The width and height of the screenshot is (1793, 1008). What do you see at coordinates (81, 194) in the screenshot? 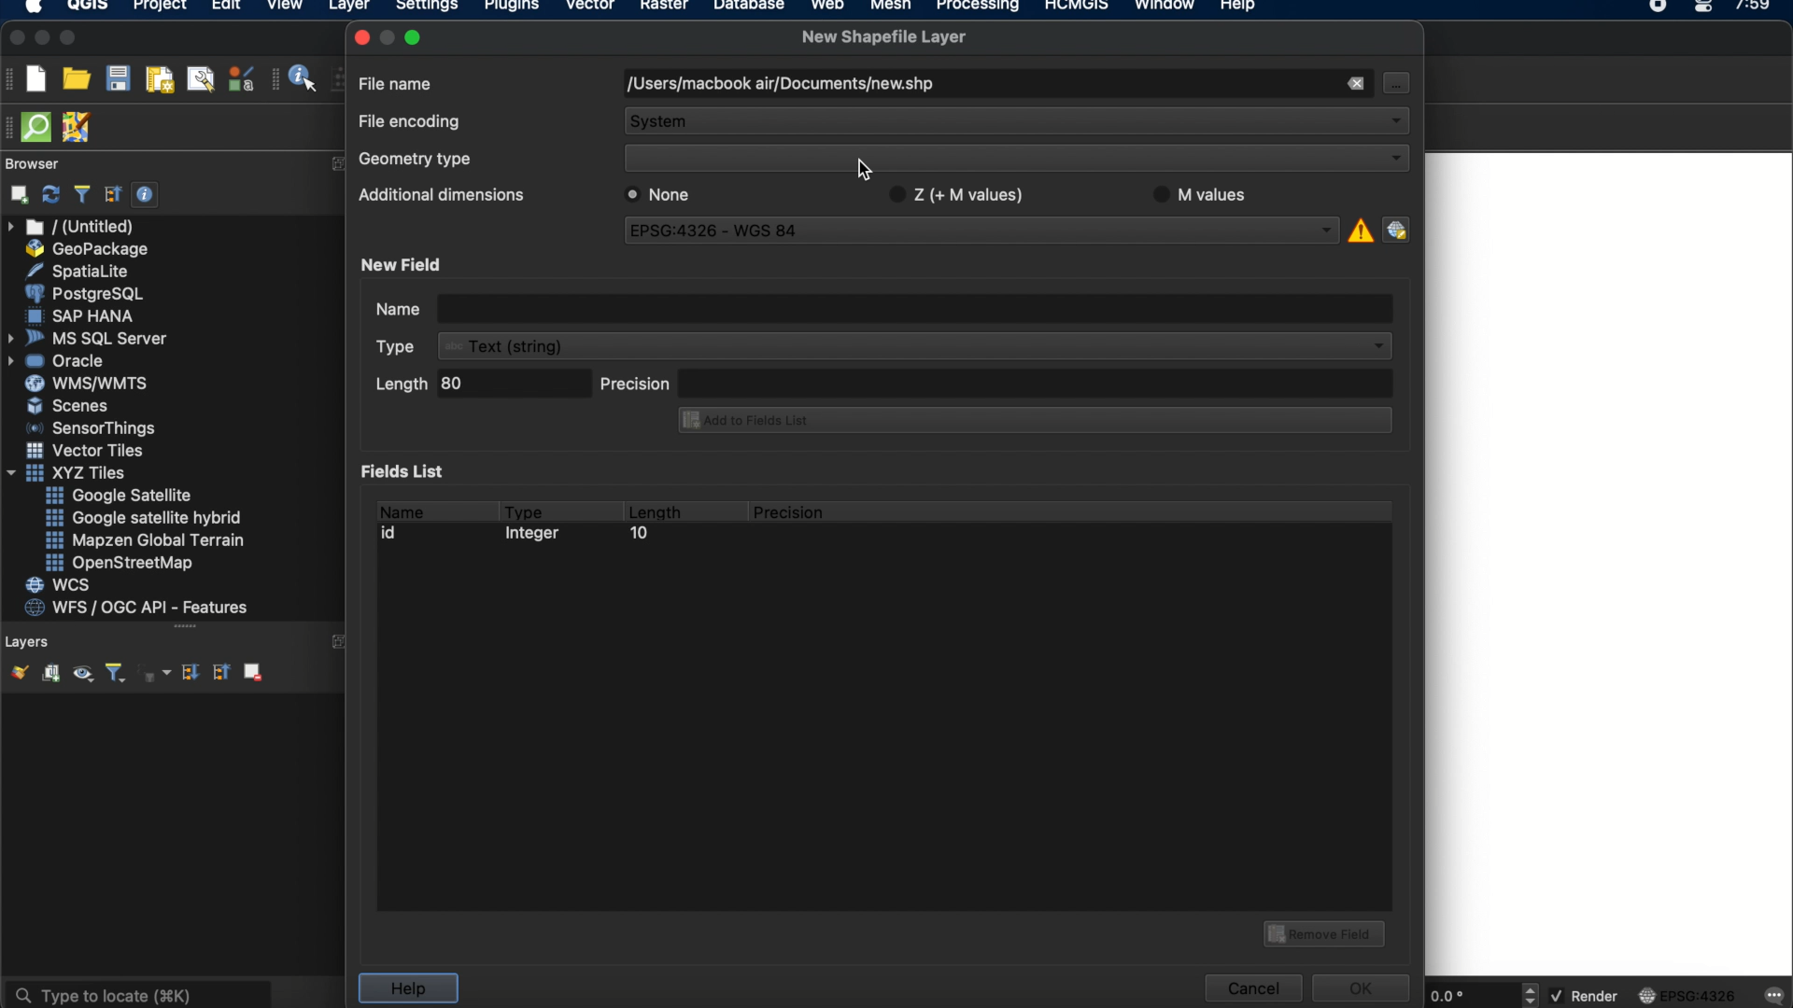
I see `filter browser` at bounding box center [81, 194].